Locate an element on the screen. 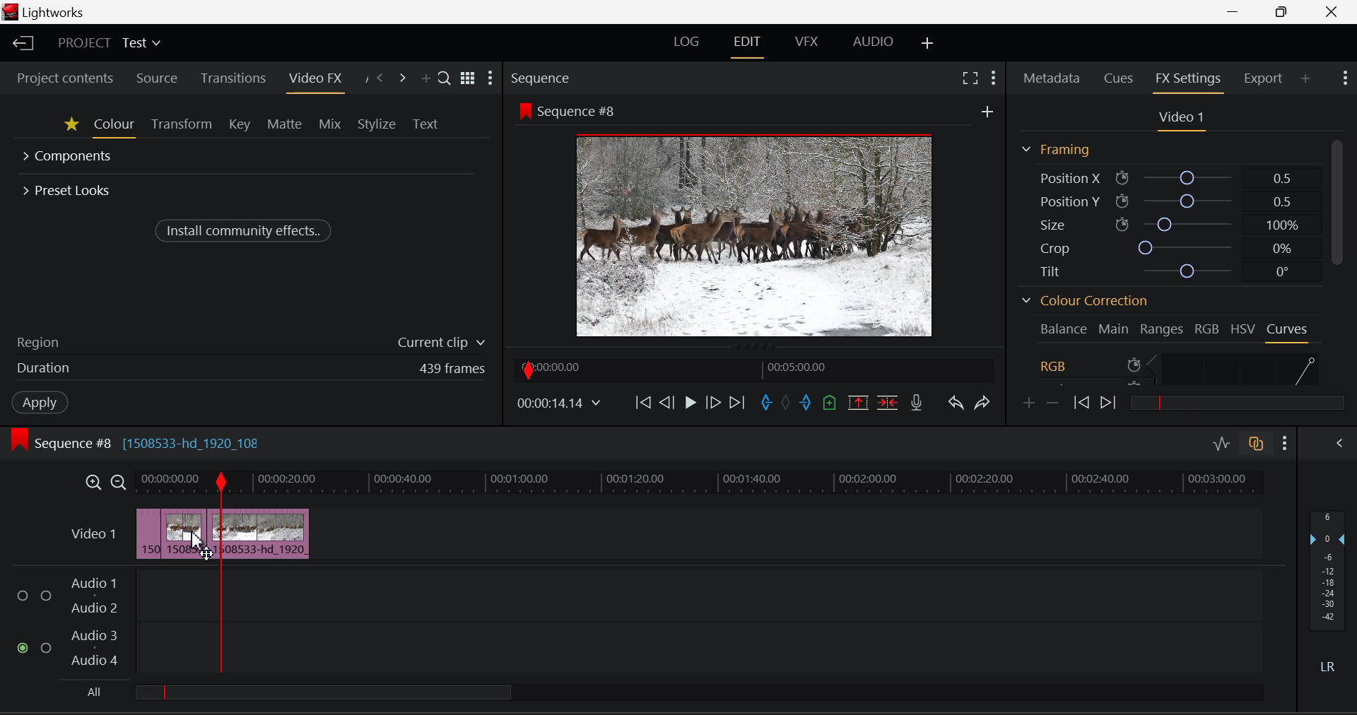 The width and height of the screenshot is (1357, 715). Project contents is located at coordinates (65, 78).